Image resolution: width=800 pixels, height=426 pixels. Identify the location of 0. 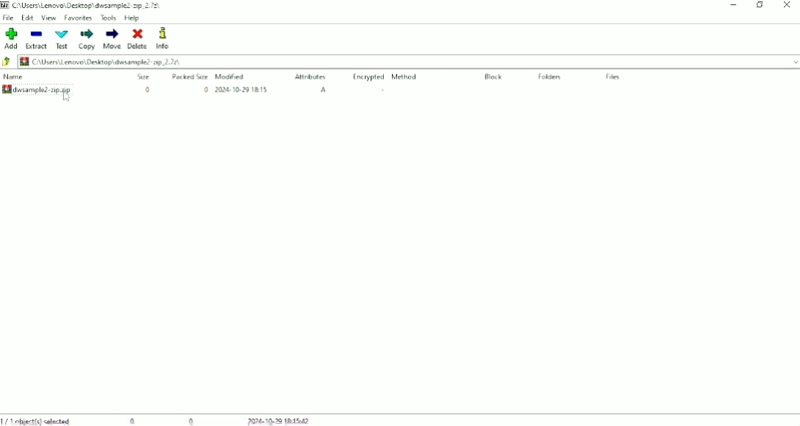
(146, 89).